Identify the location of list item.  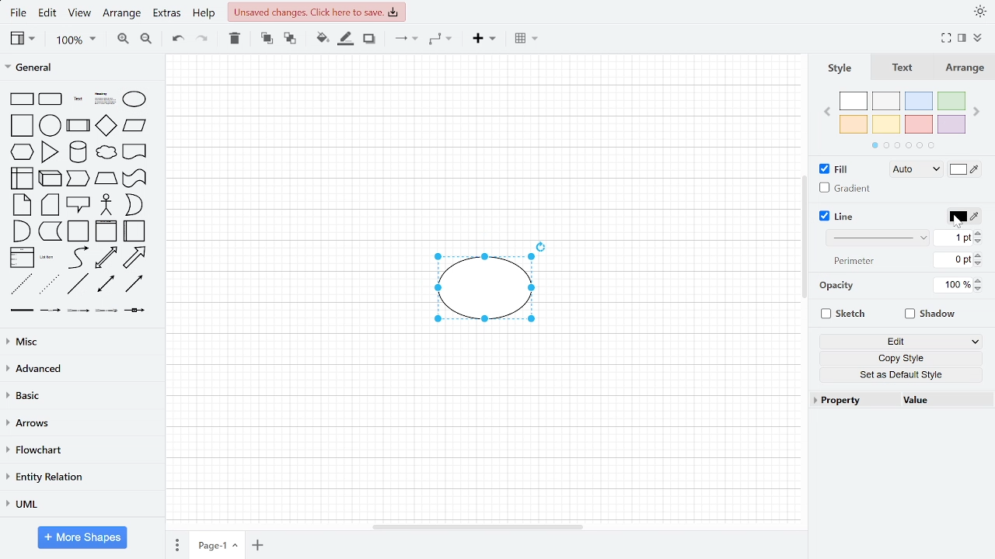
(47, 259).